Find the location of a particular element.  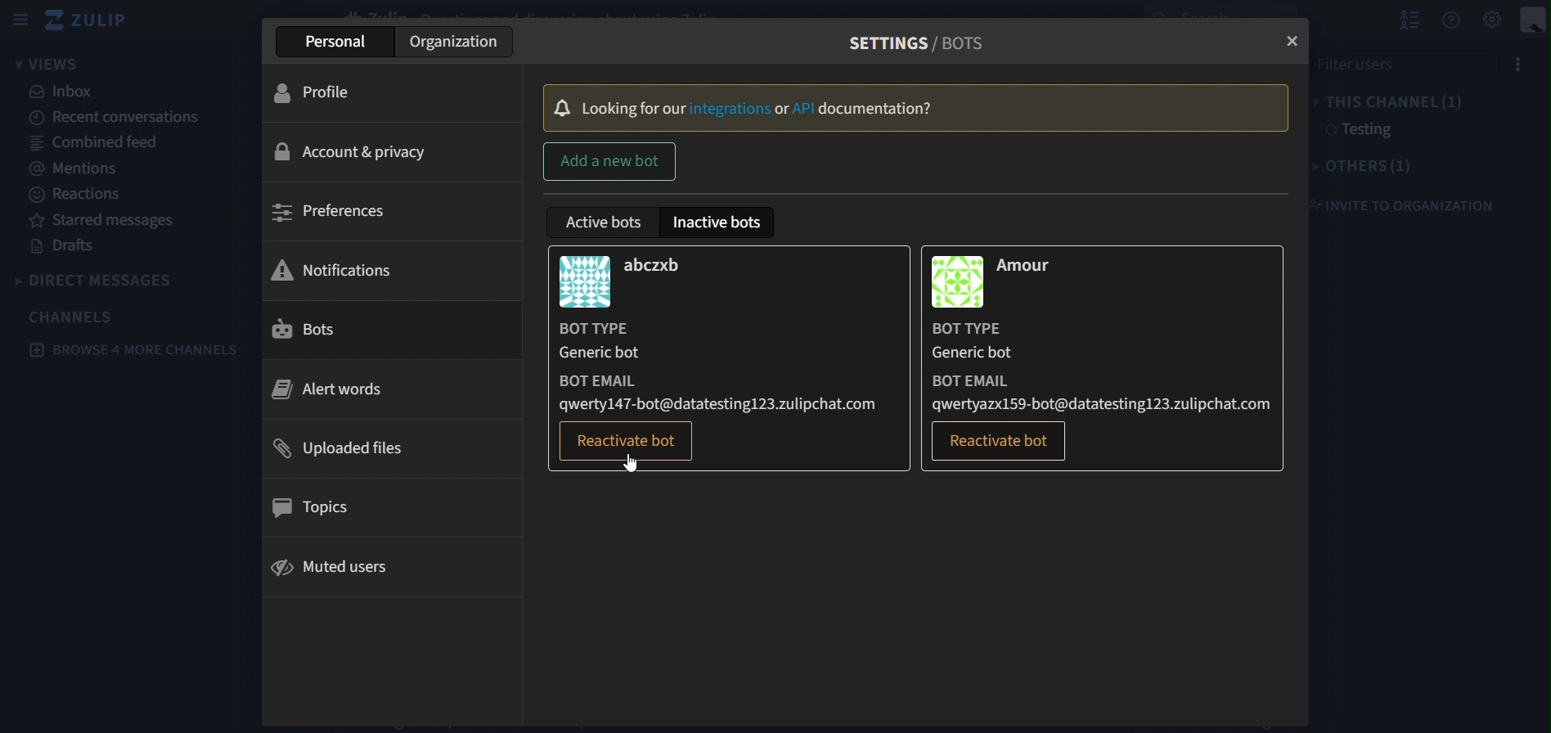

views is located at coordinates (52, 65).